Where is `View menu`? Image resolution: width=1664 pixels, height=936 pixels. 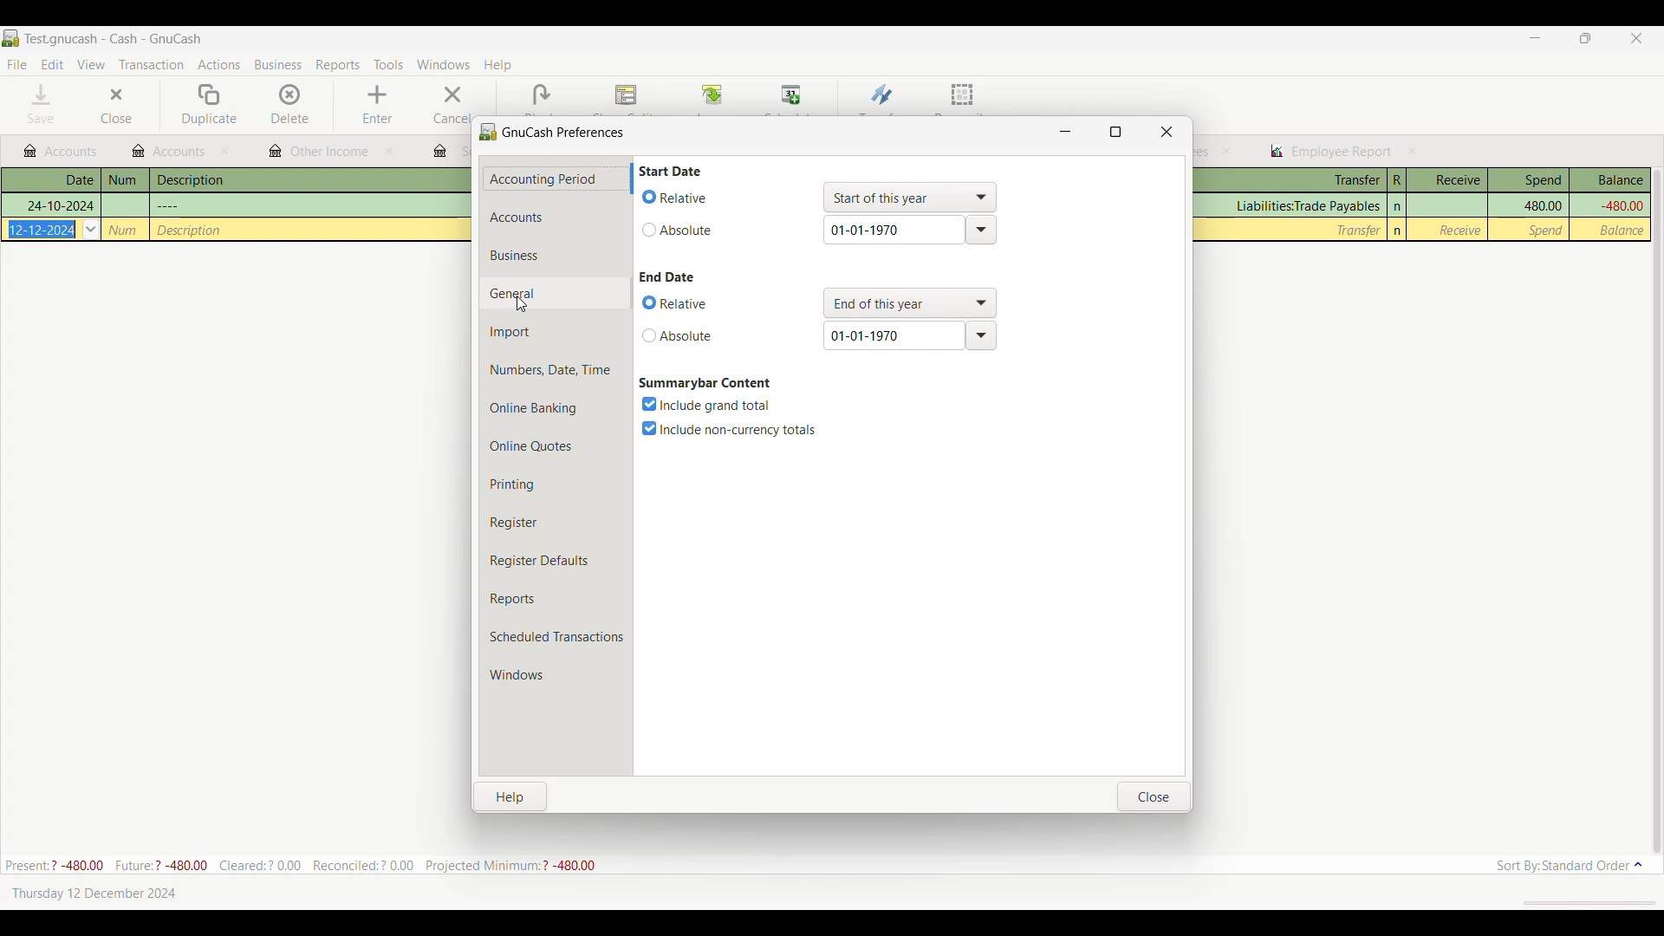
View menu is located at coordinates (91, 64).